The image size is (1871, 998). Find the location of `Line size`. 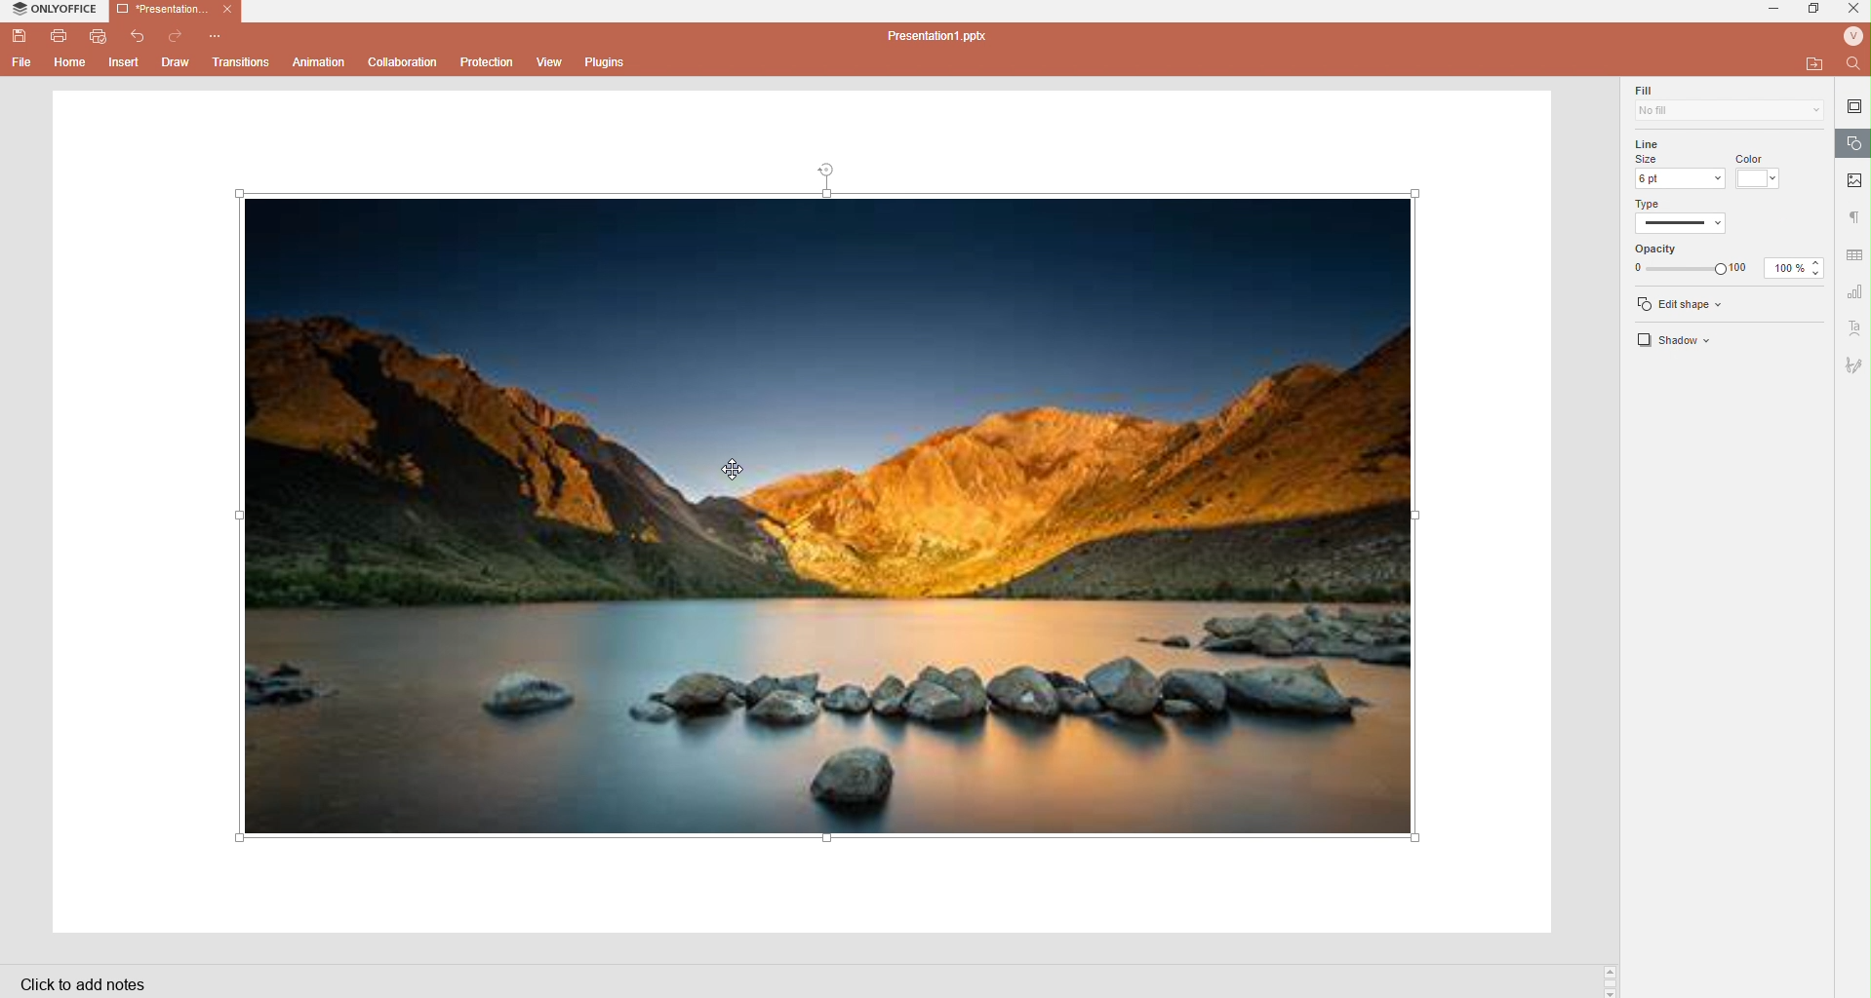

Line size is located at coordinates (1679, 165).